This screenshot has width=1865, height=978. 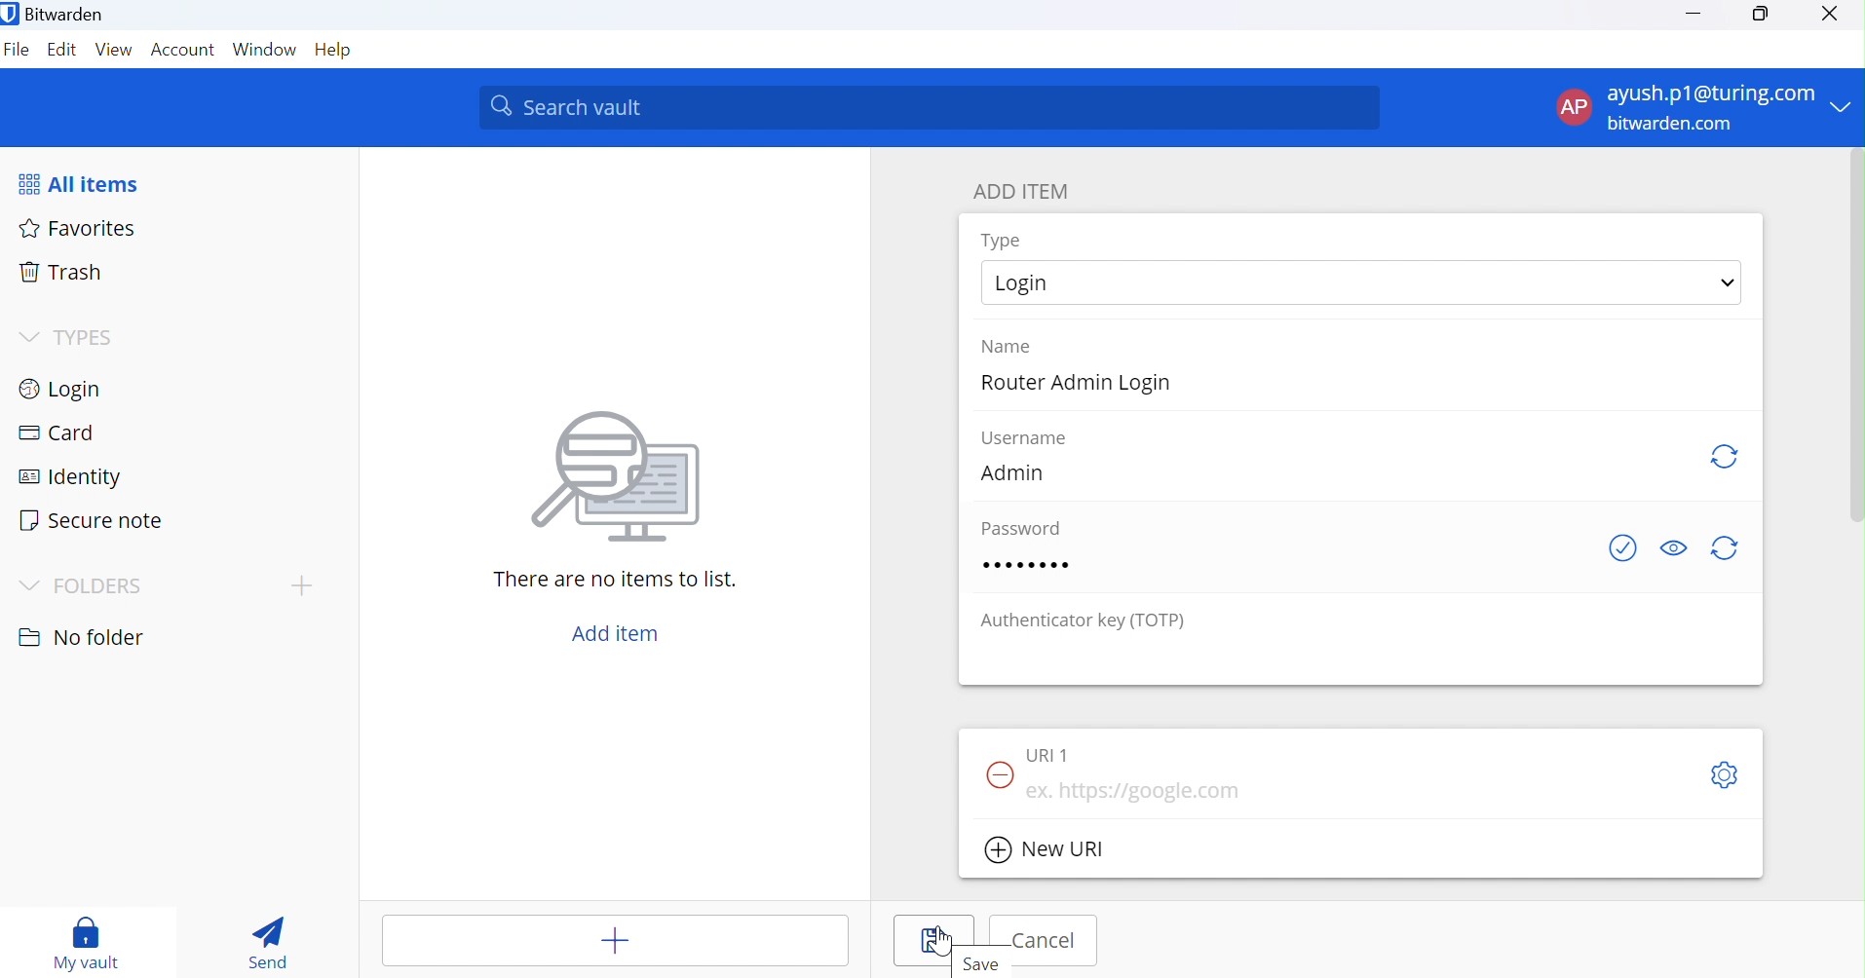 What do you see at coordinates (1362, 658) in the screenshot?
I see `add authenticator key (TOTP)` at bounding box center [1362, 658].